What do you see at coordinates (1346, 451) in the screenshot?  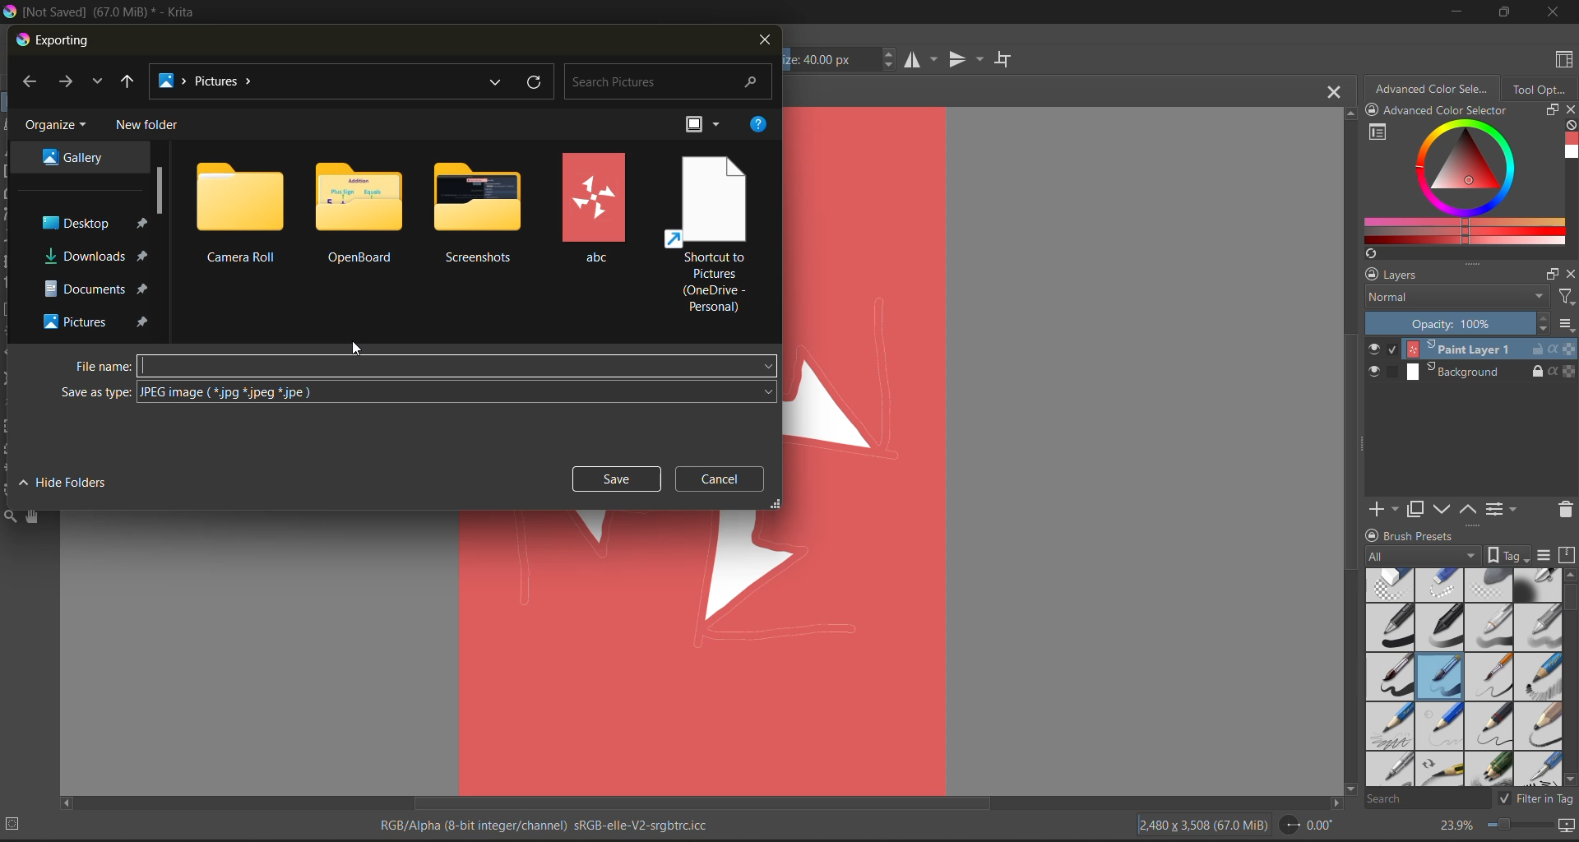 I see `vertical scroll bar` at bounding box center [1346, 451].